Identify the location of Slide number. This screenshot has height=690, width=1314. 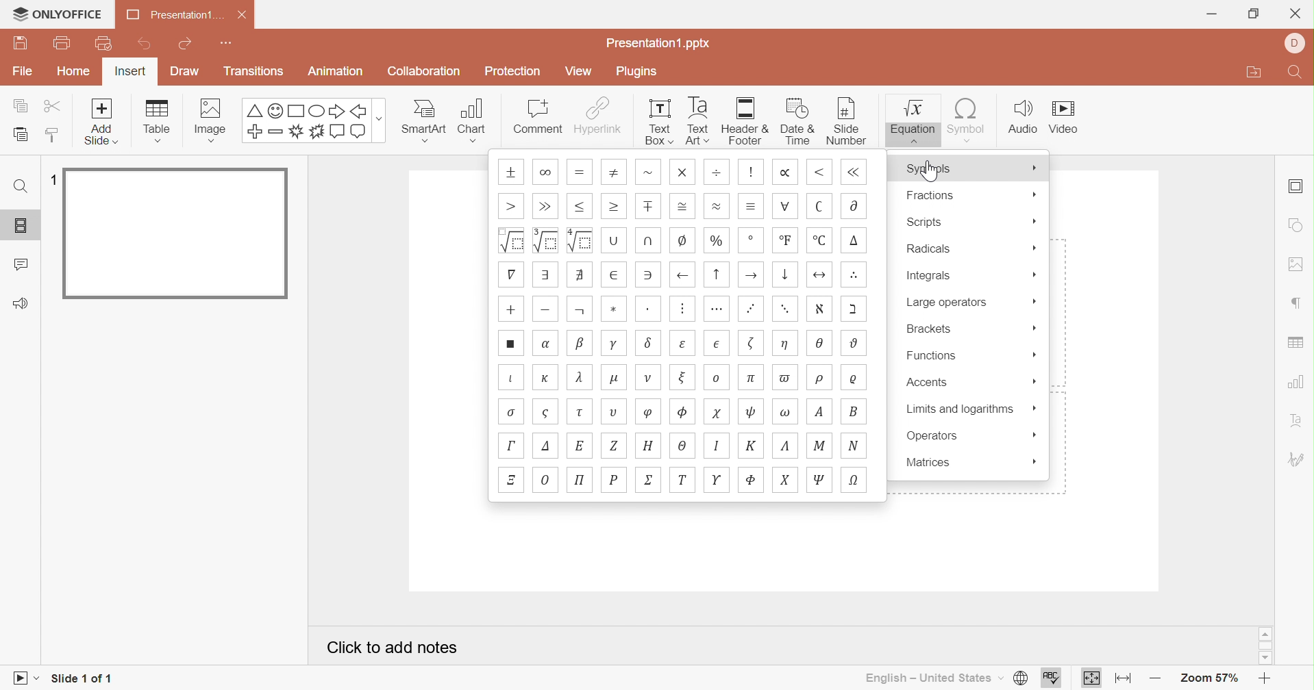
(849, 120).